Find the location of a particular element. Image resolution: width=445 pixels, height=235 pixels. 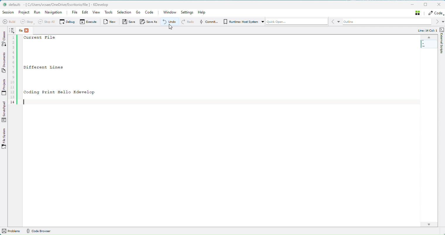

RunTime is located at coordinates (241, 22).